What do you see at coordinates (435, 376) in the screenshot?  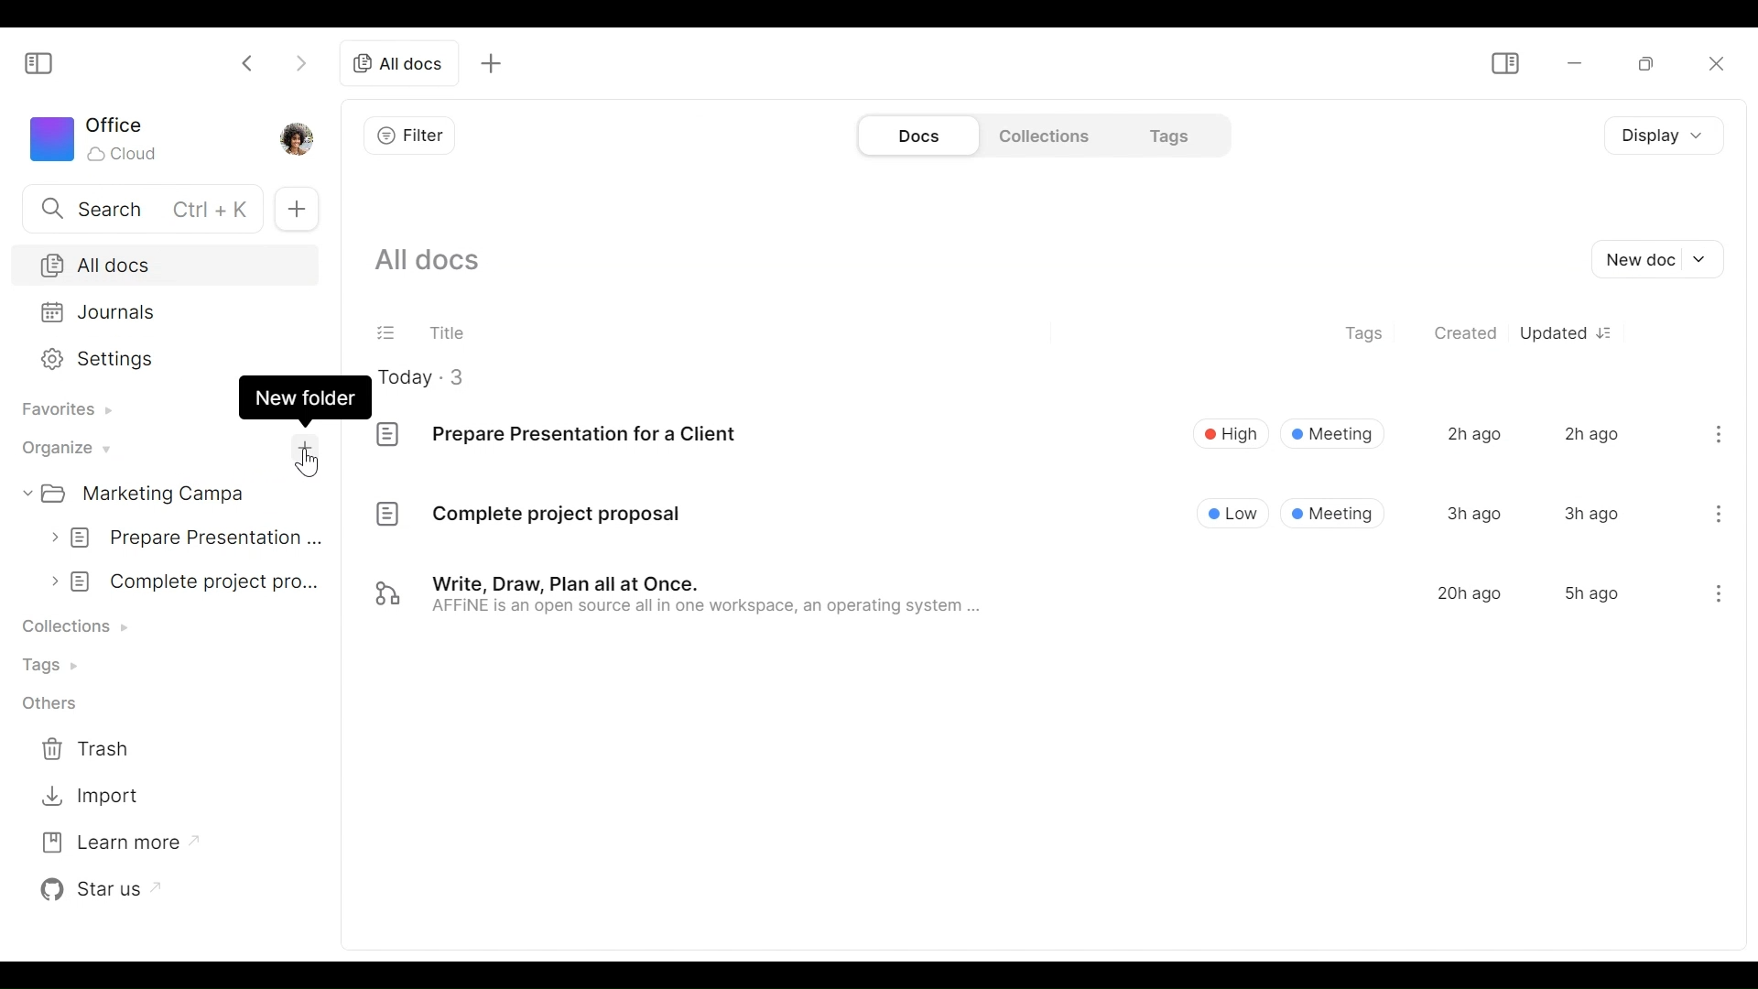 I see `Today - 3` at bounding box center [435, 376].